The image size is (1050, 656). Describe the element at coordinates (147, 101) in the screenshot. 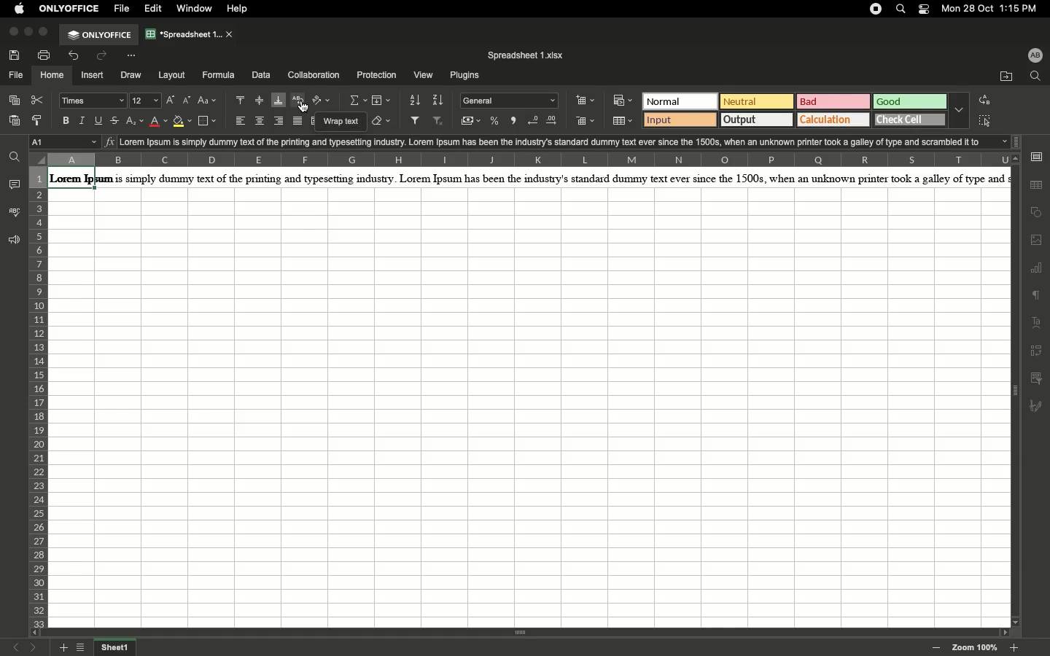

I see `Font size` at that location.